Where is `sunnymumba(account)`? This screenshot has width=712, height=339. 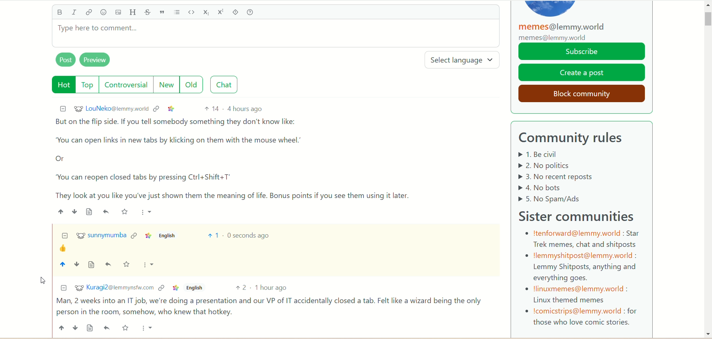
sunnymumba(account) is located at coordinates (91, 236).